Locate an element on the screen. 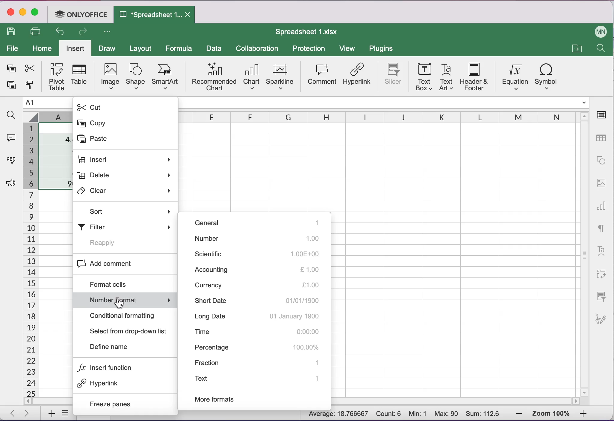 The height and width of the screenshot is (421, 614). comment is located at coordinates (322, 76).